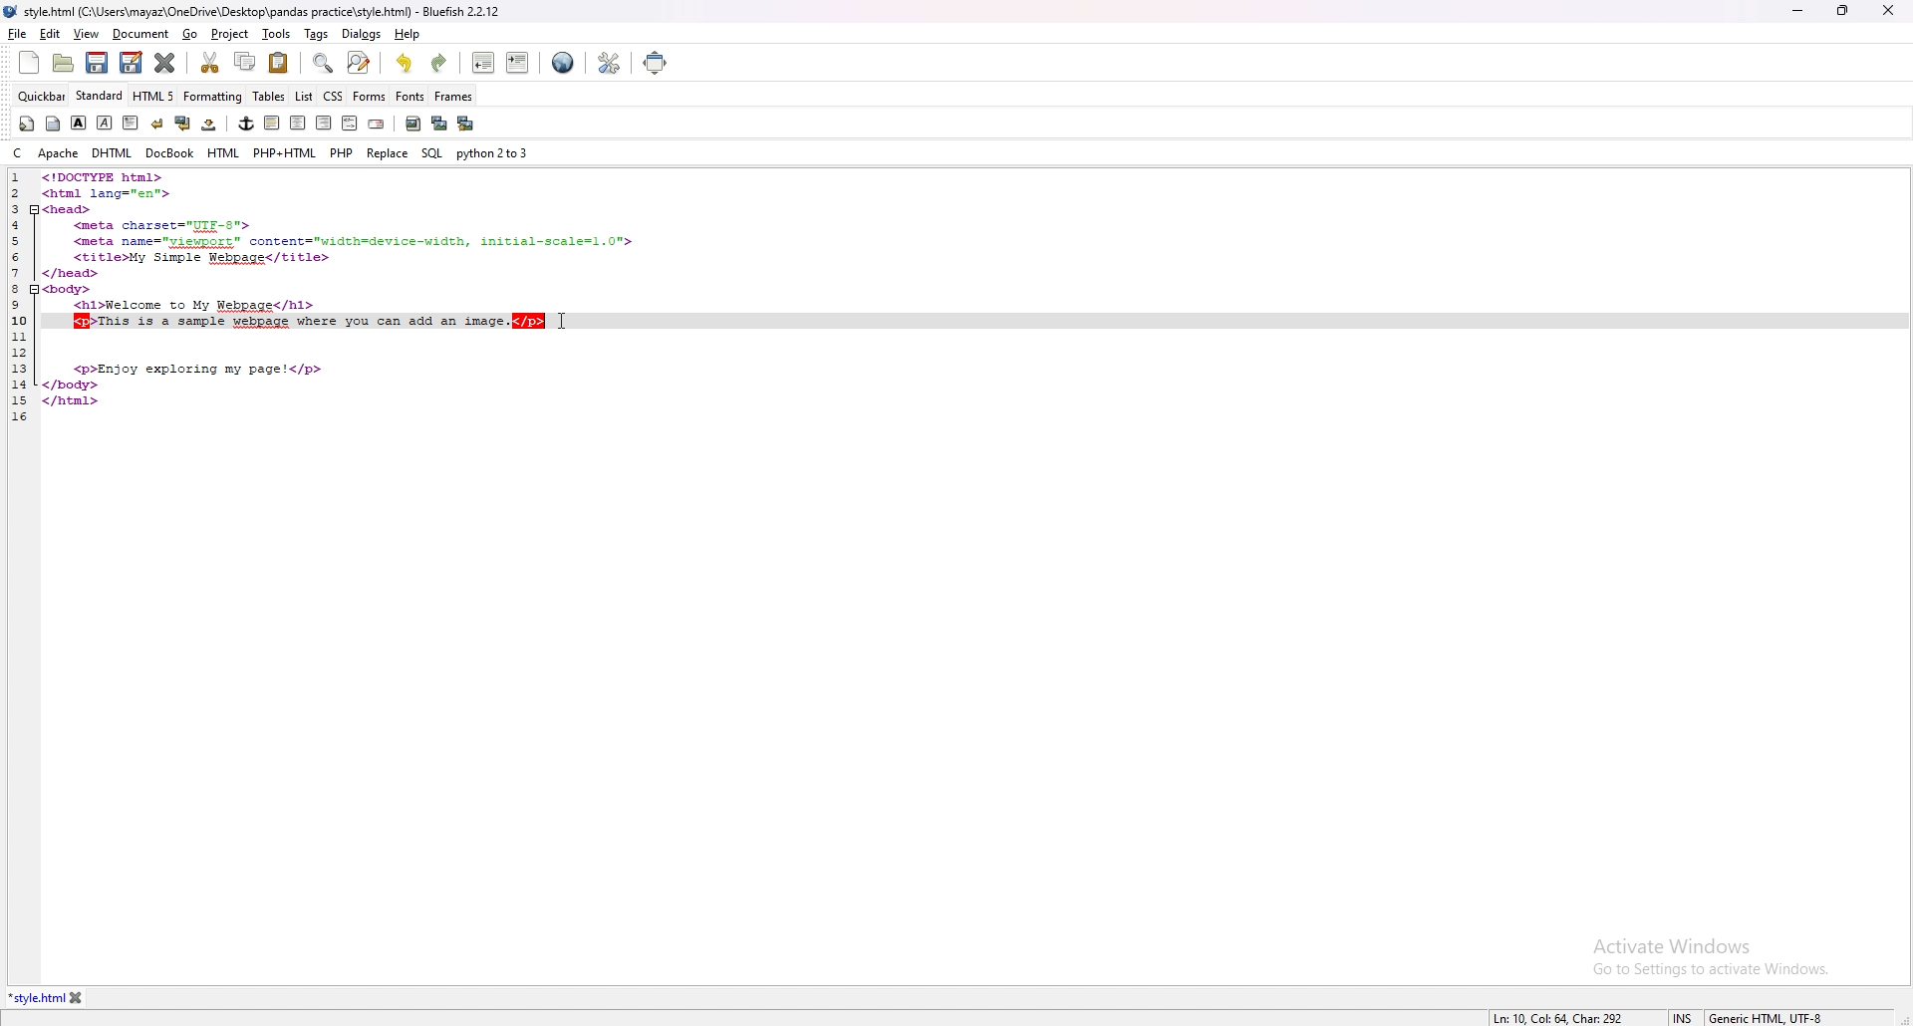  What do you see at coordinates (362, 34) in the screenshot?
I see `dialogs` at bounding box center [362, 34].